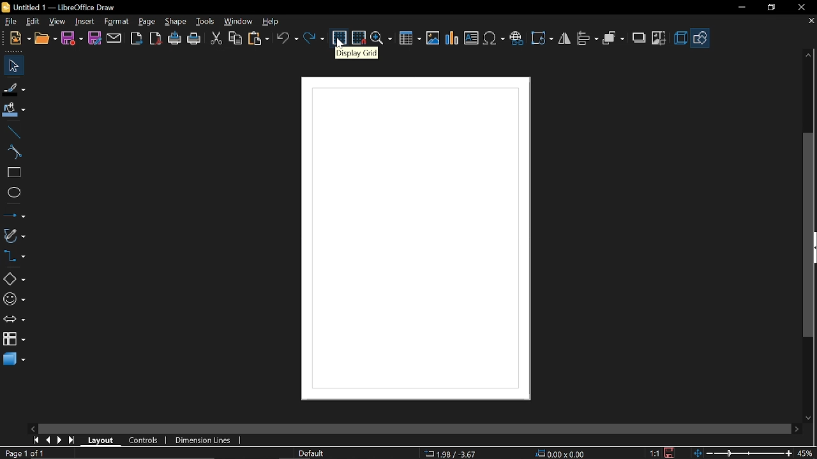 The height and width of the screenshot is (459, 817). What do you see at coordinates (795, 430) in the screenshot?
I see `move right` at bounding box center [795, 430].